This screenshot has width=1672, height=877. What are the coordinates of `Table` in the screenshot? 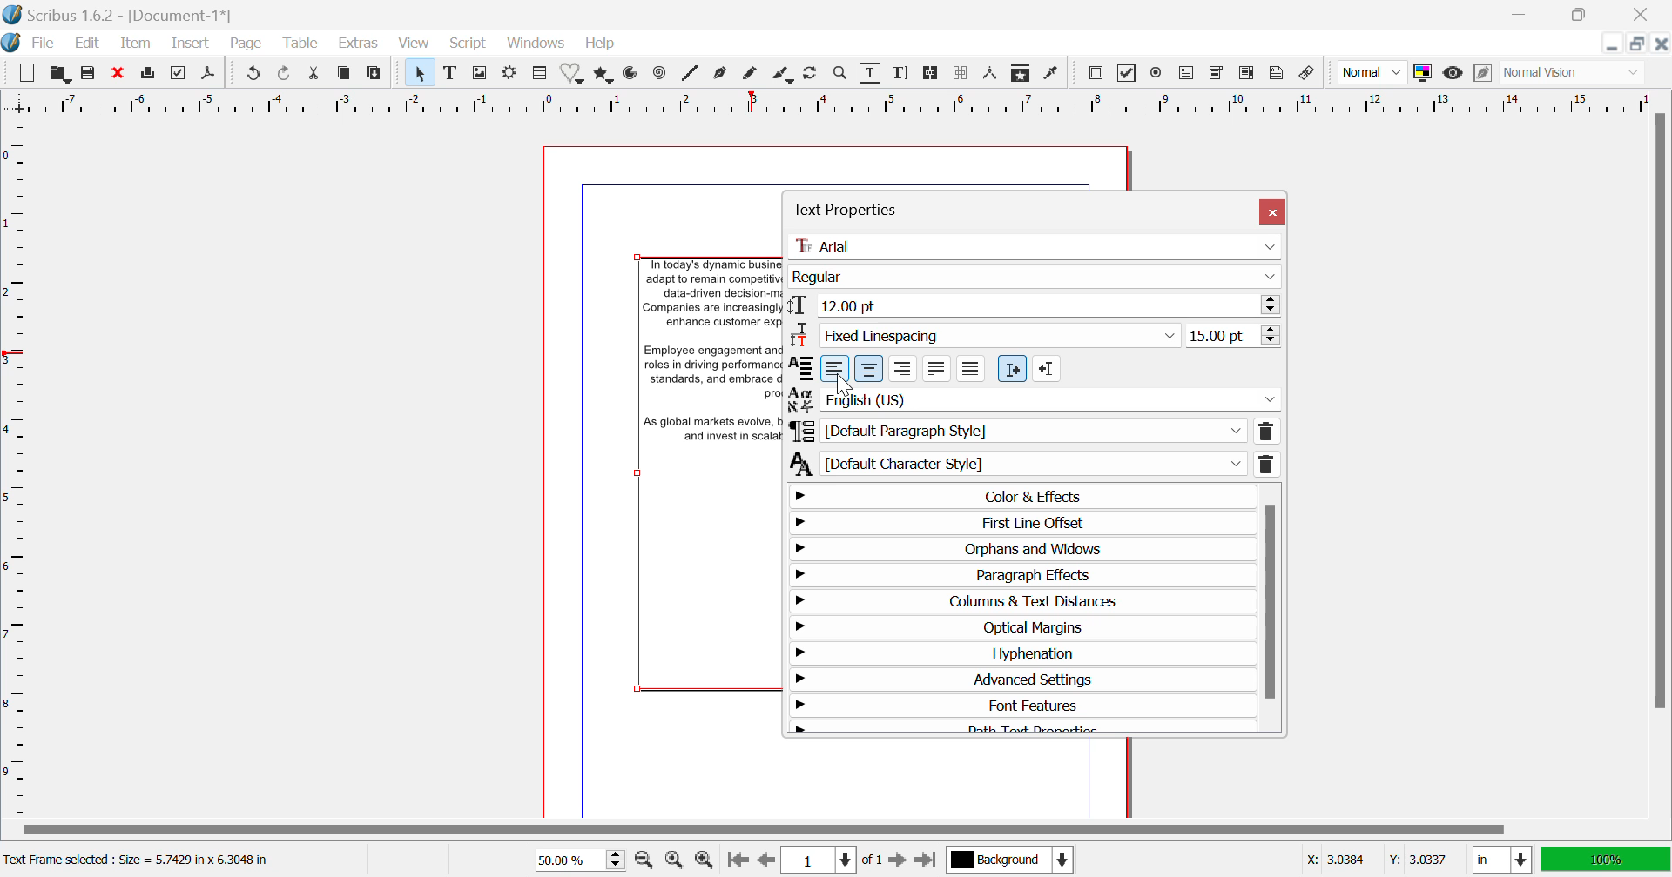 It's located at (301, 44).